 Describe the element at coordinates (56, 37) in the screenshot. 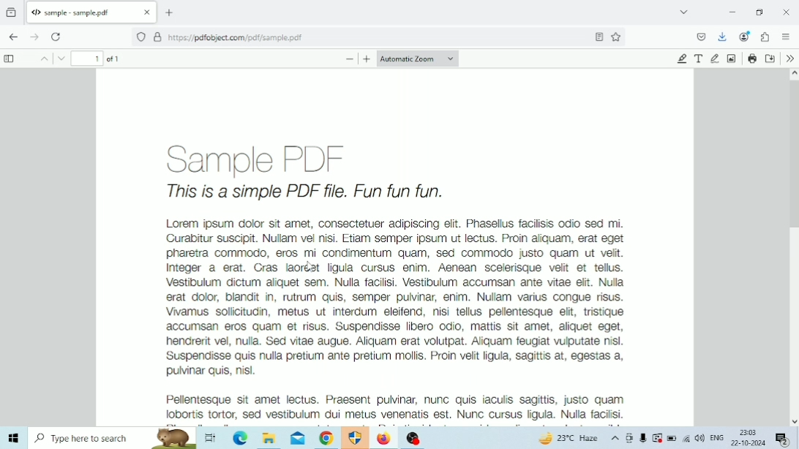

I see `Reload current page` at that location.